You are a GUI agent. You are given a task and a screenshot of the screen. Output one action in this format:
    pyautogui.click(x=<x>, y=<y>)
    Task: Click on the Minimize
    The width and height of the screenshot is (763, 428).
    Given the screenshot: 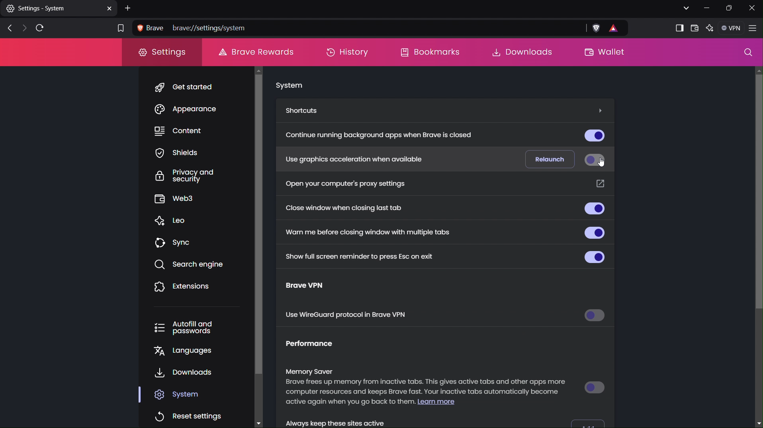 What is the action you would take?
    pyautogui.click(x=705, y=8)
    